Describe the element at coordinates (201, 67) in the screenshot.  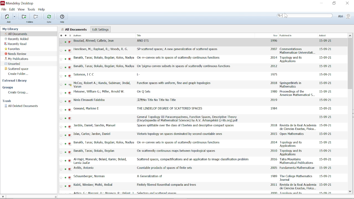
I see `Banakh, Taras; Bokalo, Bogdan; Kolos, Nadiya On \sigma convex subsets in spaces of scatteredly continuous functions 2012 15-09-21` at that location.